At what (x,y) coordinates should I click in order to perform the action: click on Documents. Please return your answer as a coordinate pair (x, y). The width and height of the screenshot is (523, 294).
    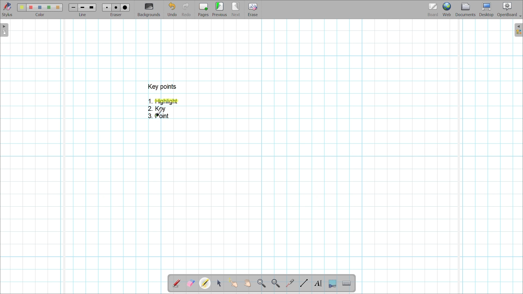
    Looking at the image, I should click on (466, 10).